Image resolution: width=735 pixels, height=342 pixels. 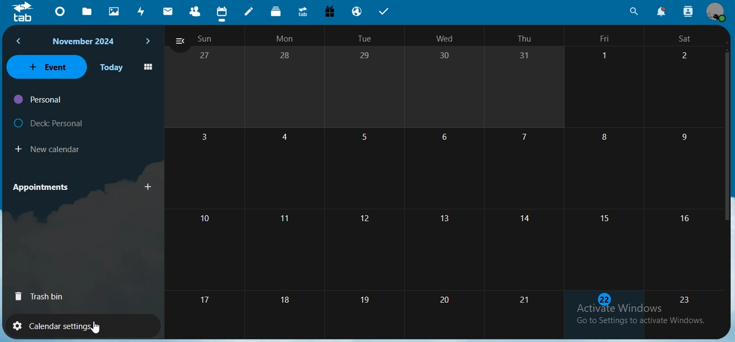 I want to click on tasks, so click(x=386, y=12).